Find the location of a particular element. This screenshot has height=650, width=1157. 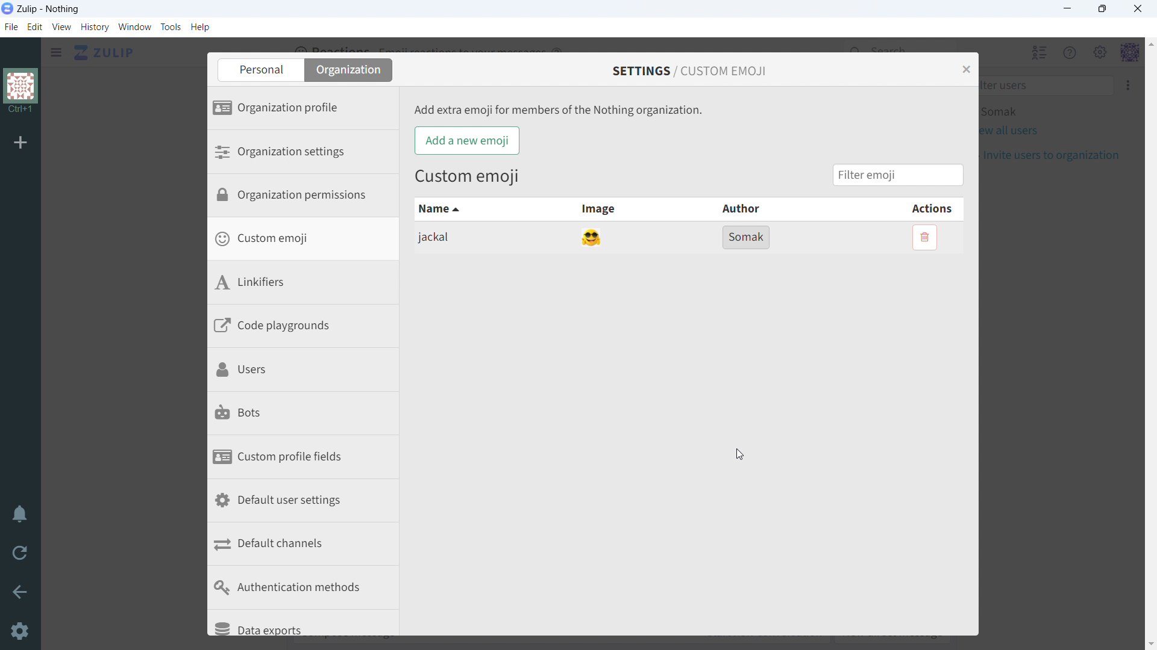

emoji is located at coordinates (592, 238).